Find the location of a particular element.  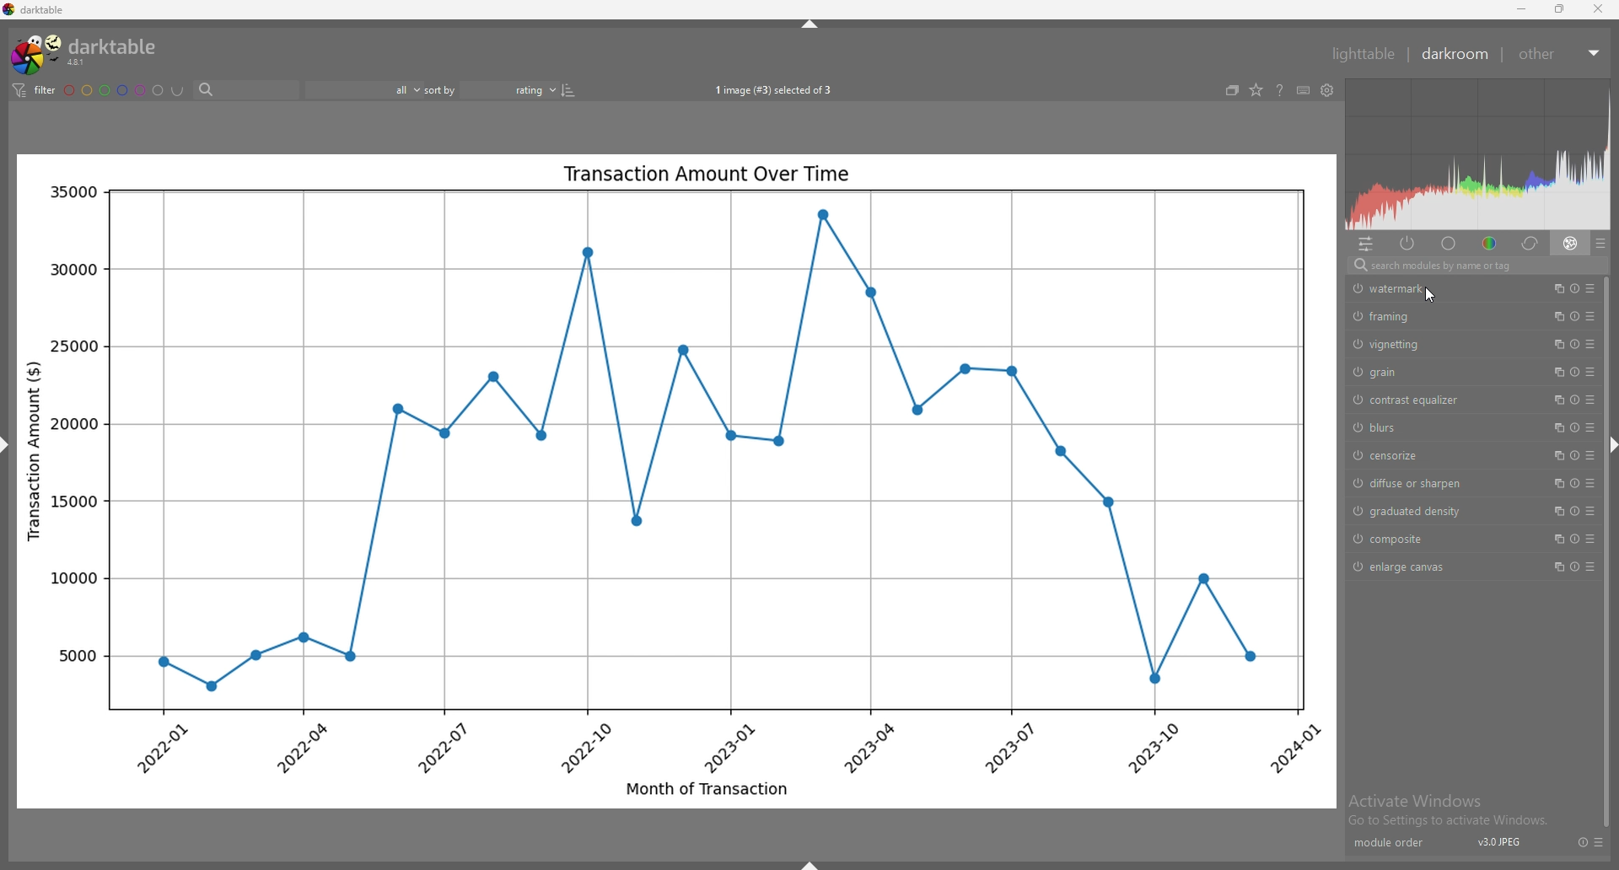

presets is located at coordinates (1599, 842).